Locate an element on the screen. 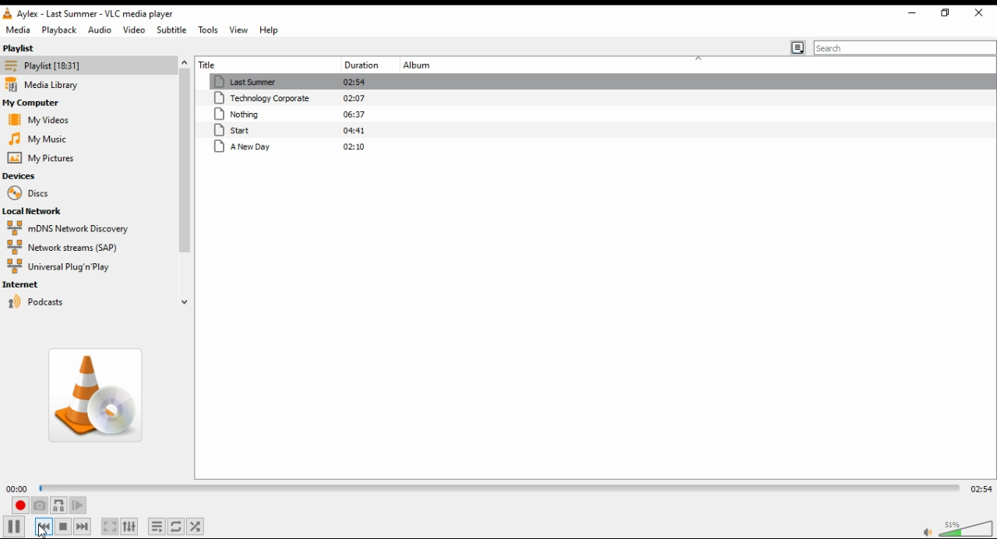 The image size is (997, 539). scroll bar is located at coordinates (185, 185).